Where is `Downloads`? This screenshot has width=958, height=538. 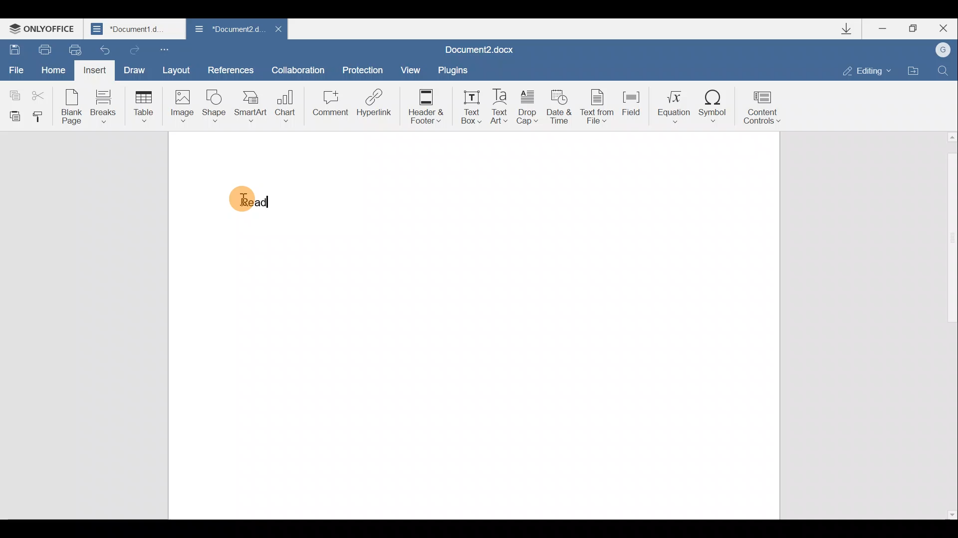
Downloads is located at coordinates (852, 31).